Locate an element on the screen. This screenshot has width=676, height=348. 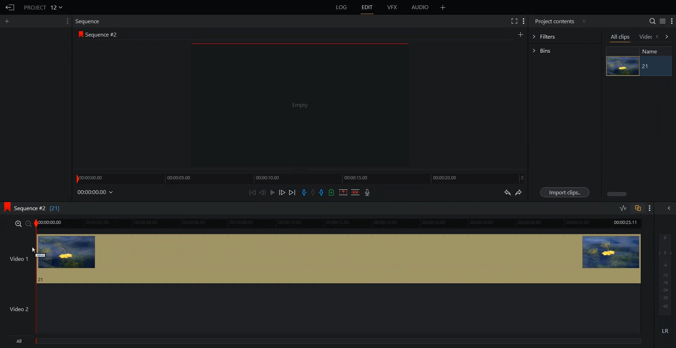
Filters is located at coordinates (564, 36).